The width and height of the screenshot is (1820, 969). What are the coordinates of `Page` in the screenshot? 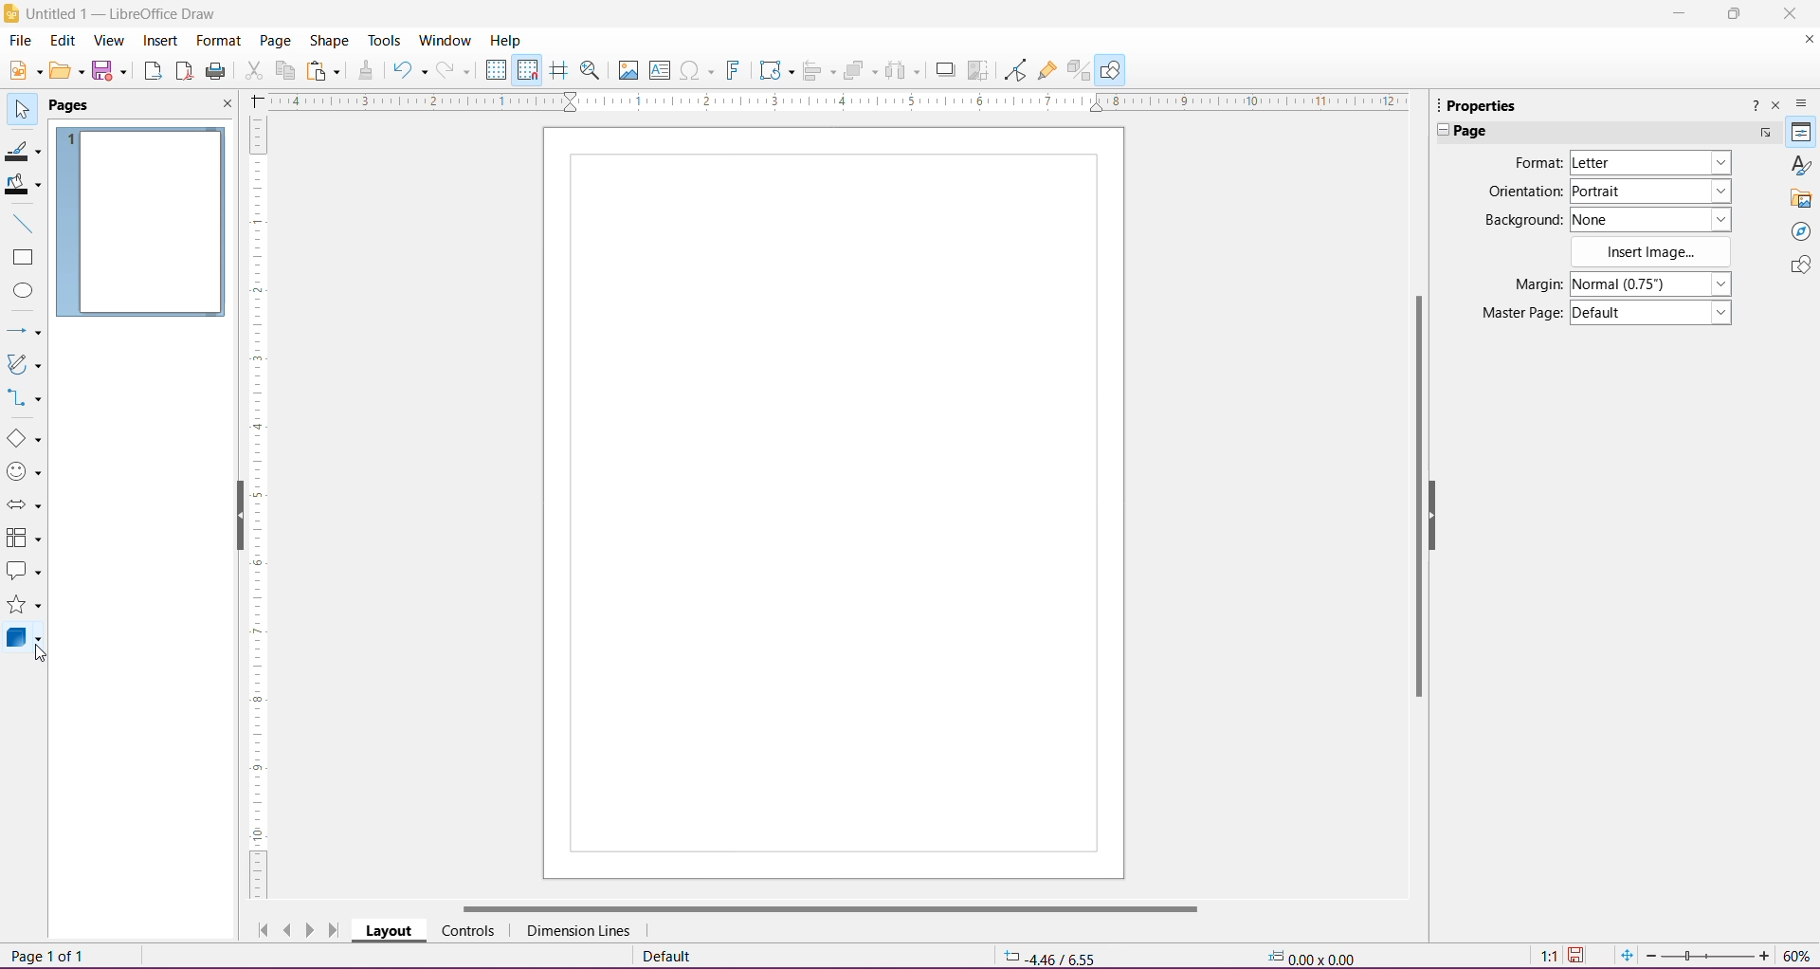 It's located at (1479, 132).